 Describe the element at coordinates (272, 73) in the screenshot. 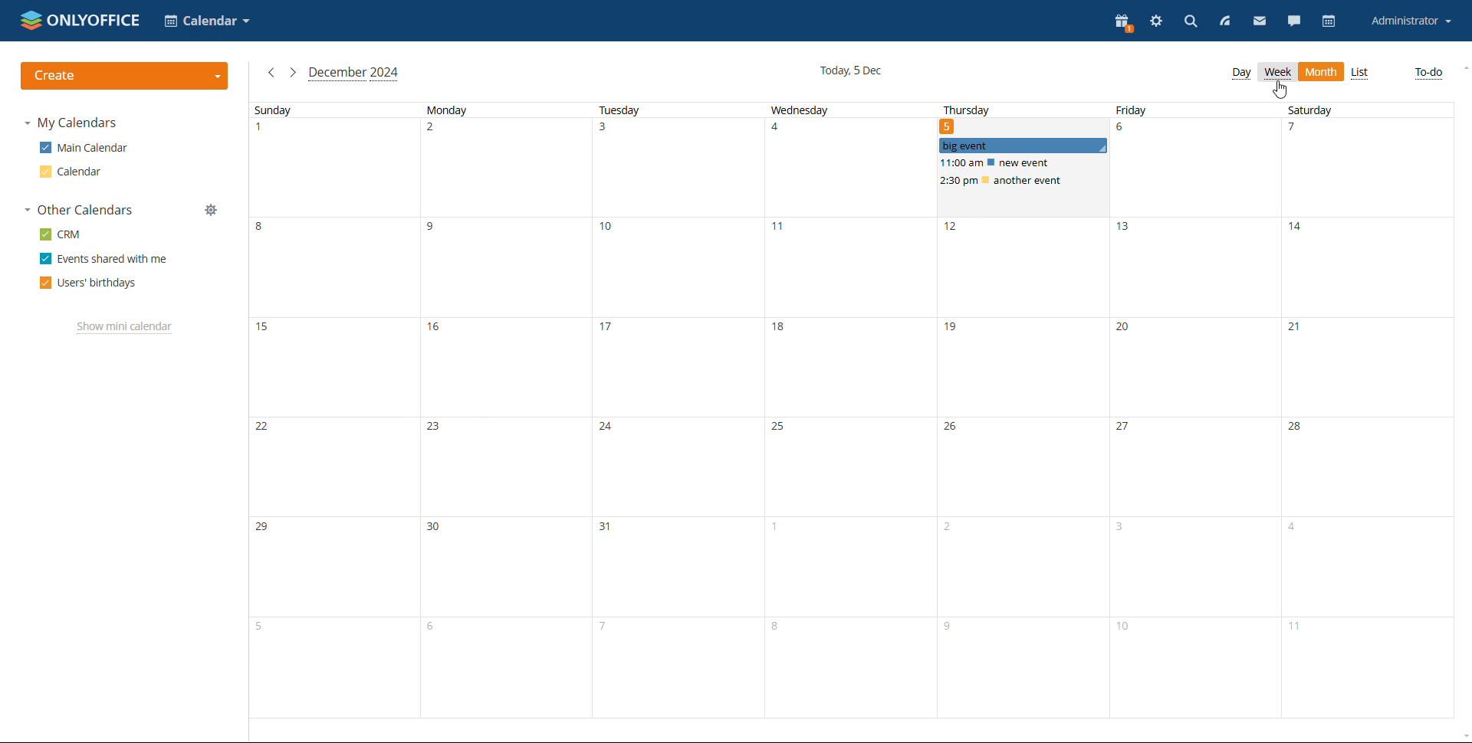

I see `previous month` at that location.